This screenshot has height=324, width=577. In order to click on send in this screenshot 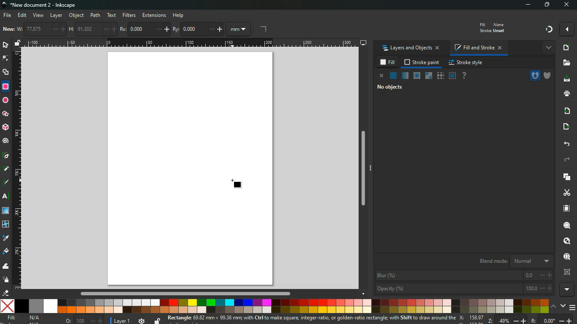, I will do `click(566, 127)`.